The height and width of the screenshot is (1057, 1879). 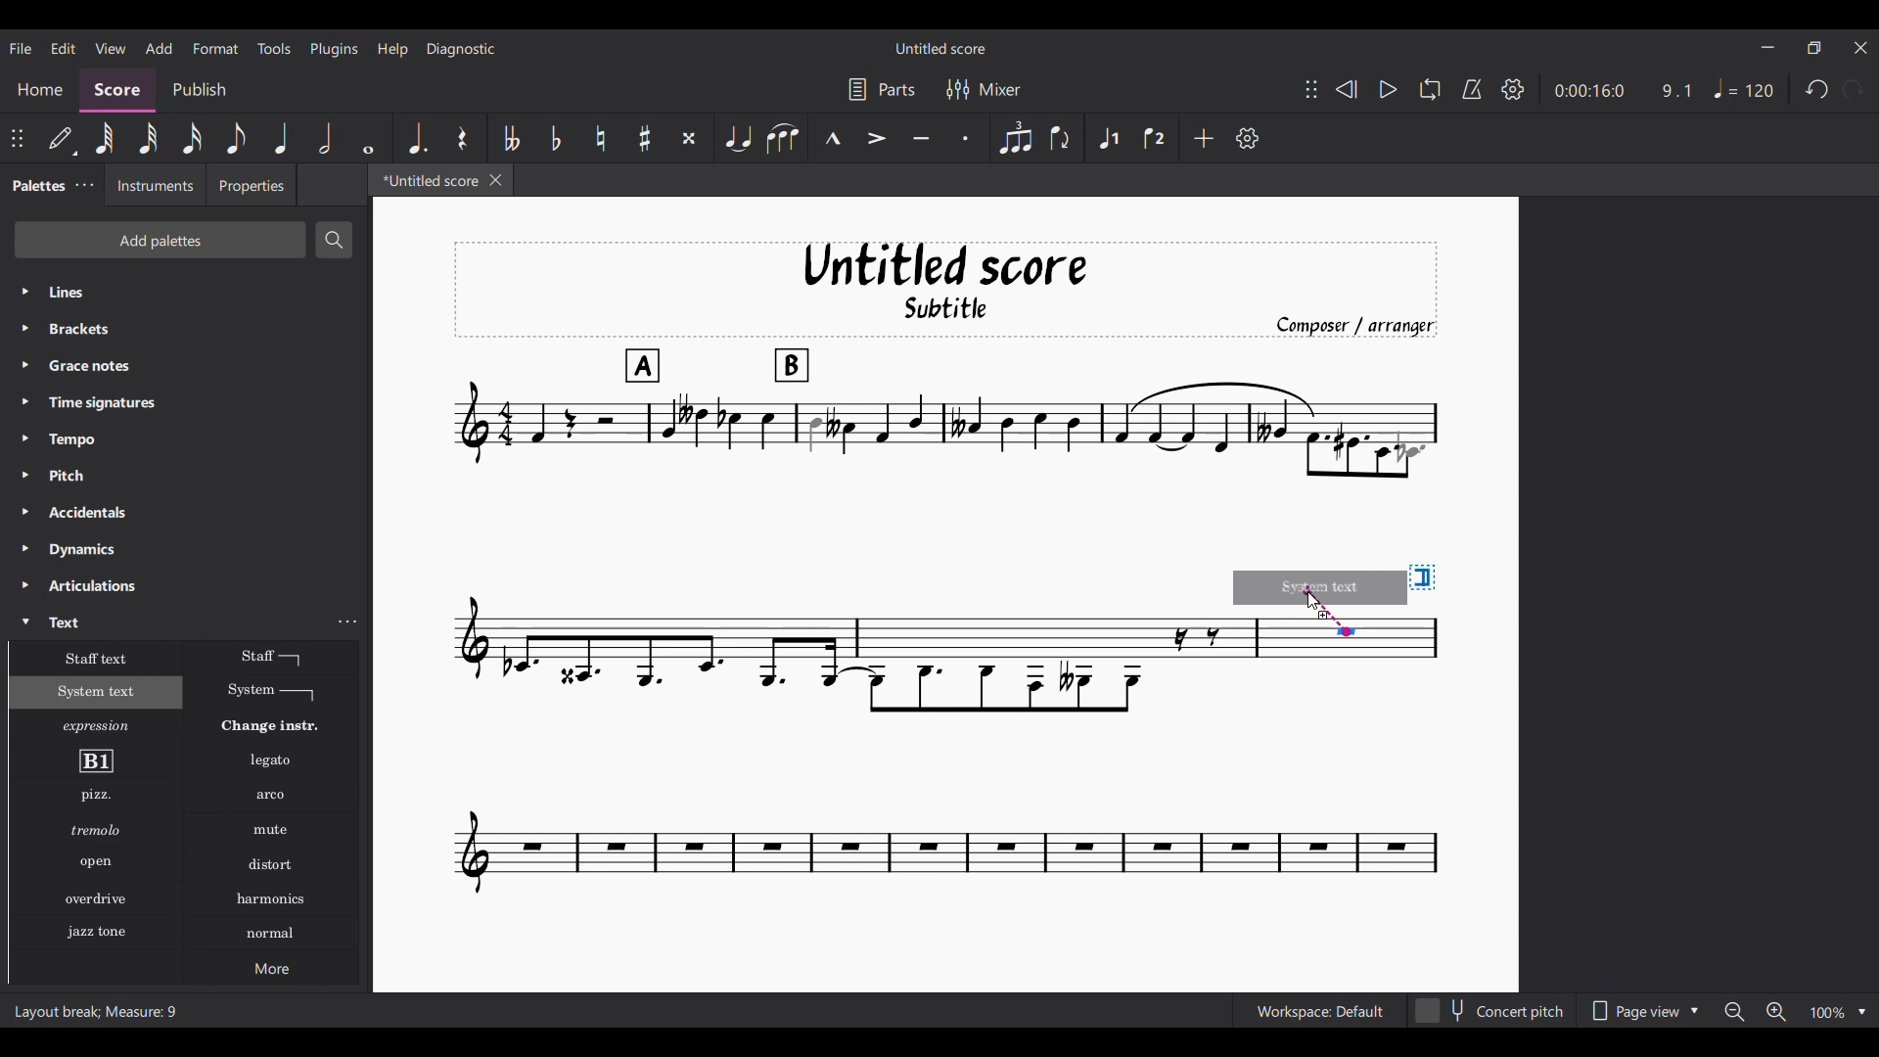 What do you see at coordinates (840, 570) in the screenshot?
I see `Current score` at bounding box center [840, 570].